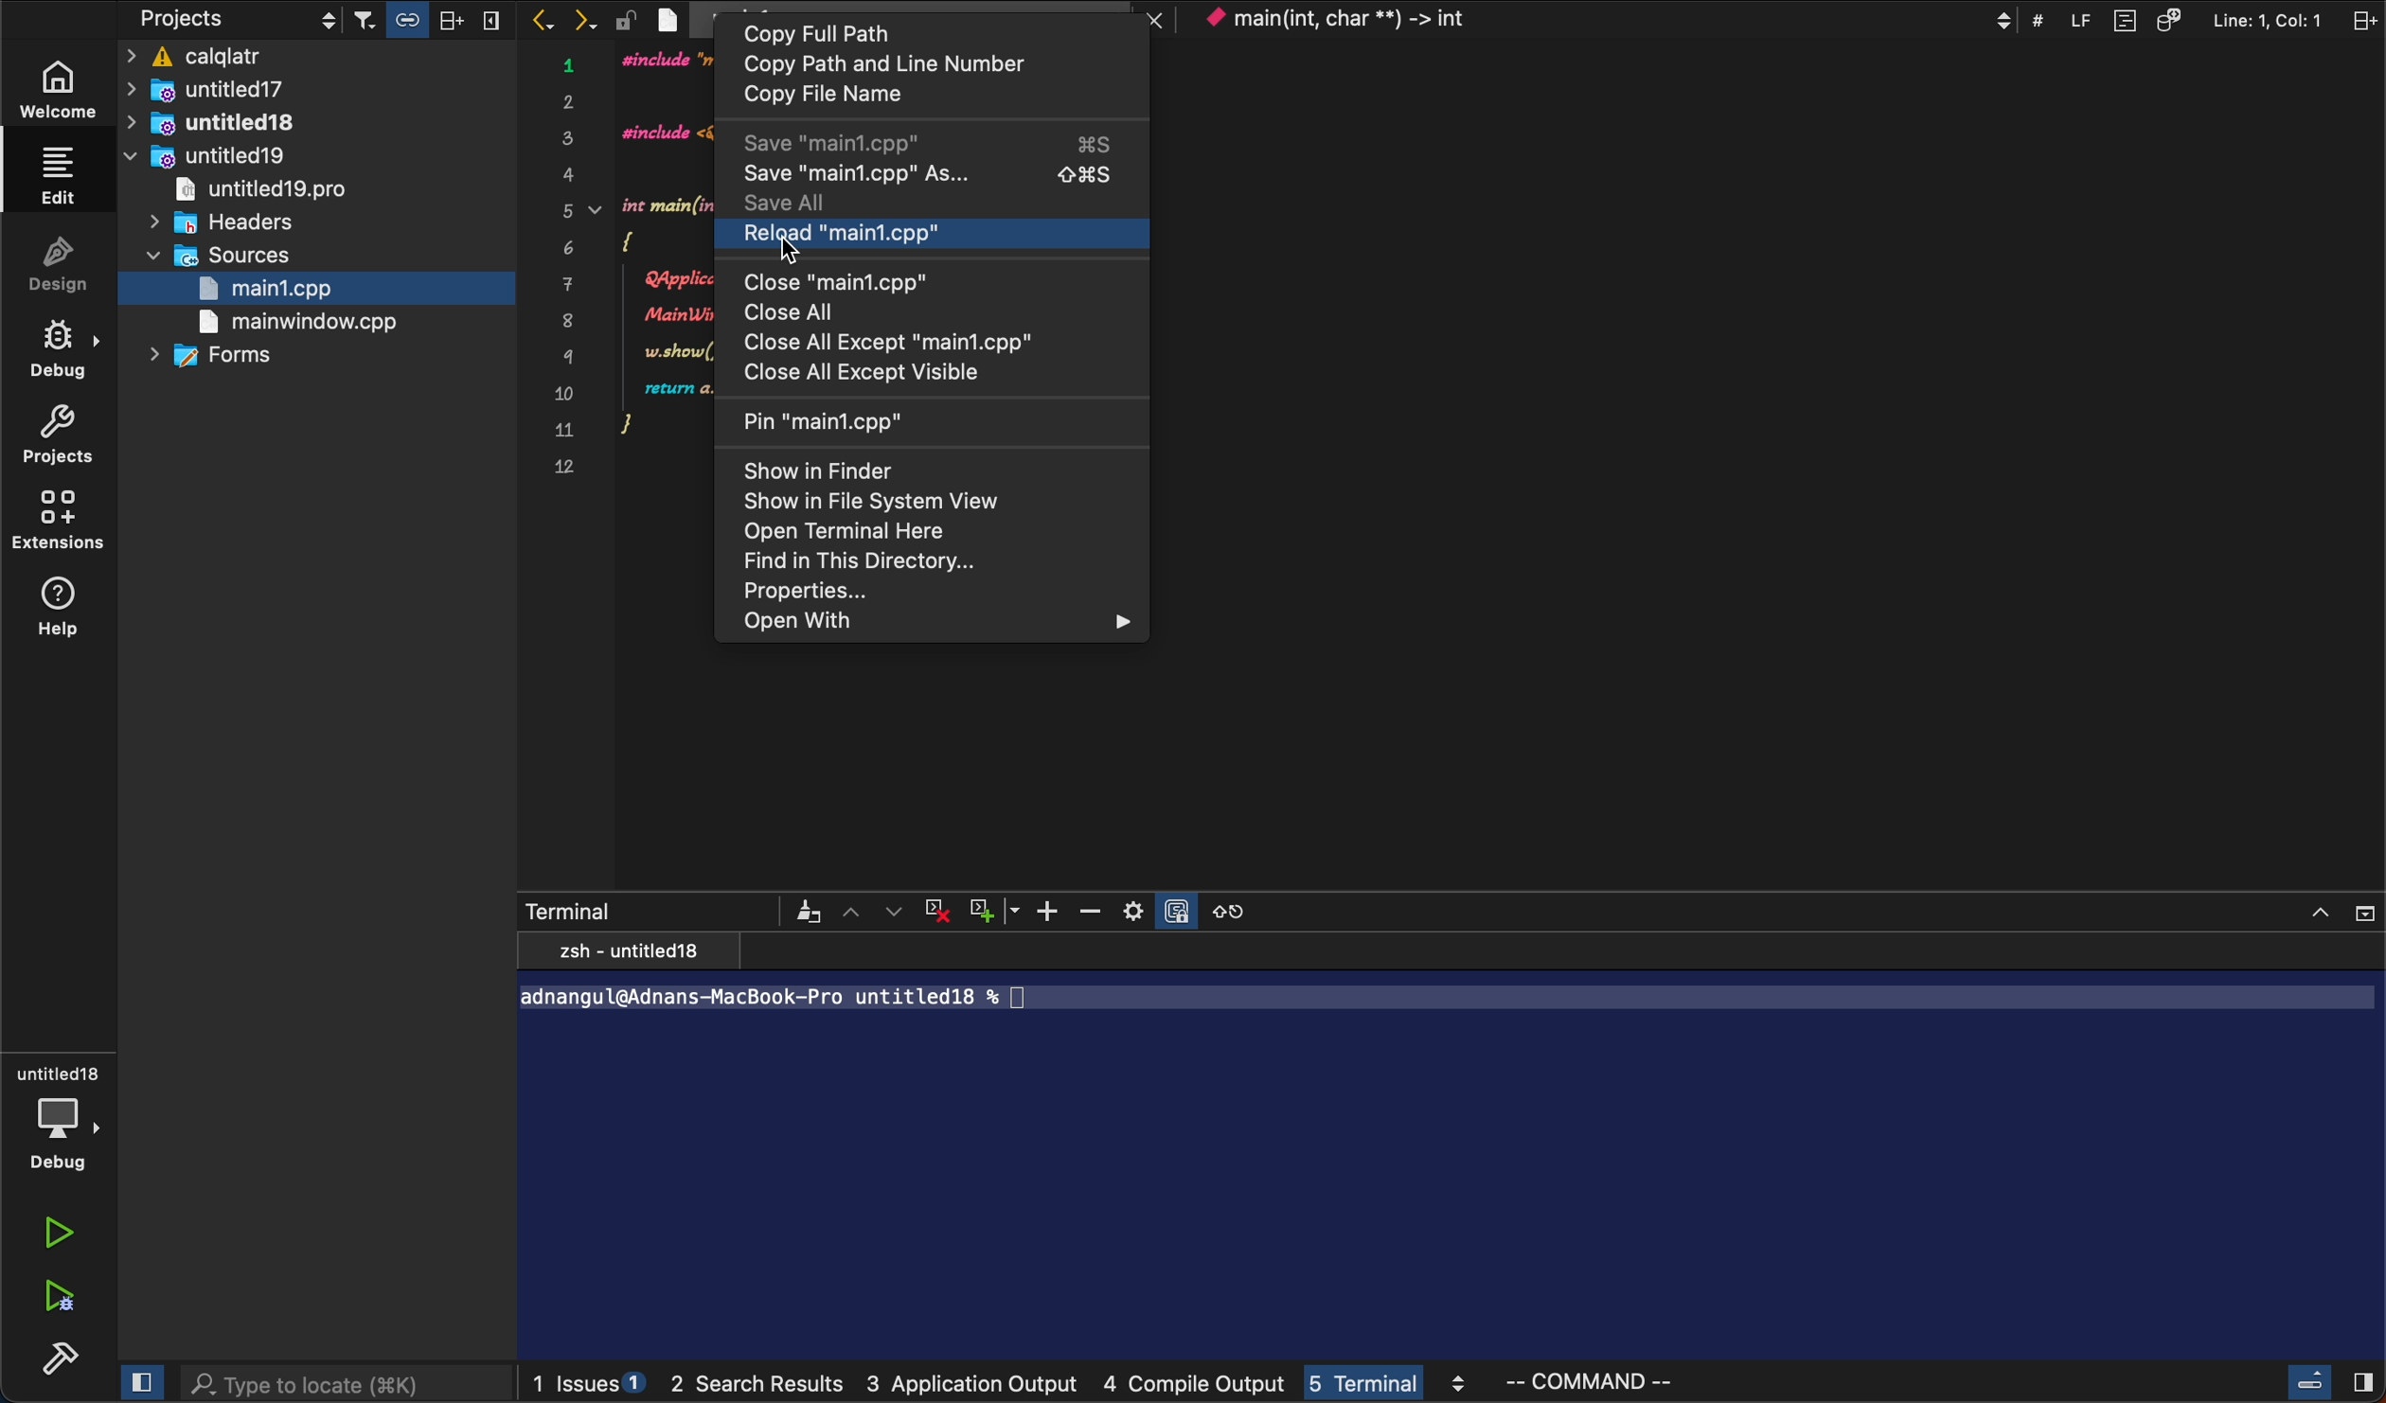  What do you see at coordinates (837, 419) in the screenshot?
I see `pin main1` at bounding box center [837, 419].